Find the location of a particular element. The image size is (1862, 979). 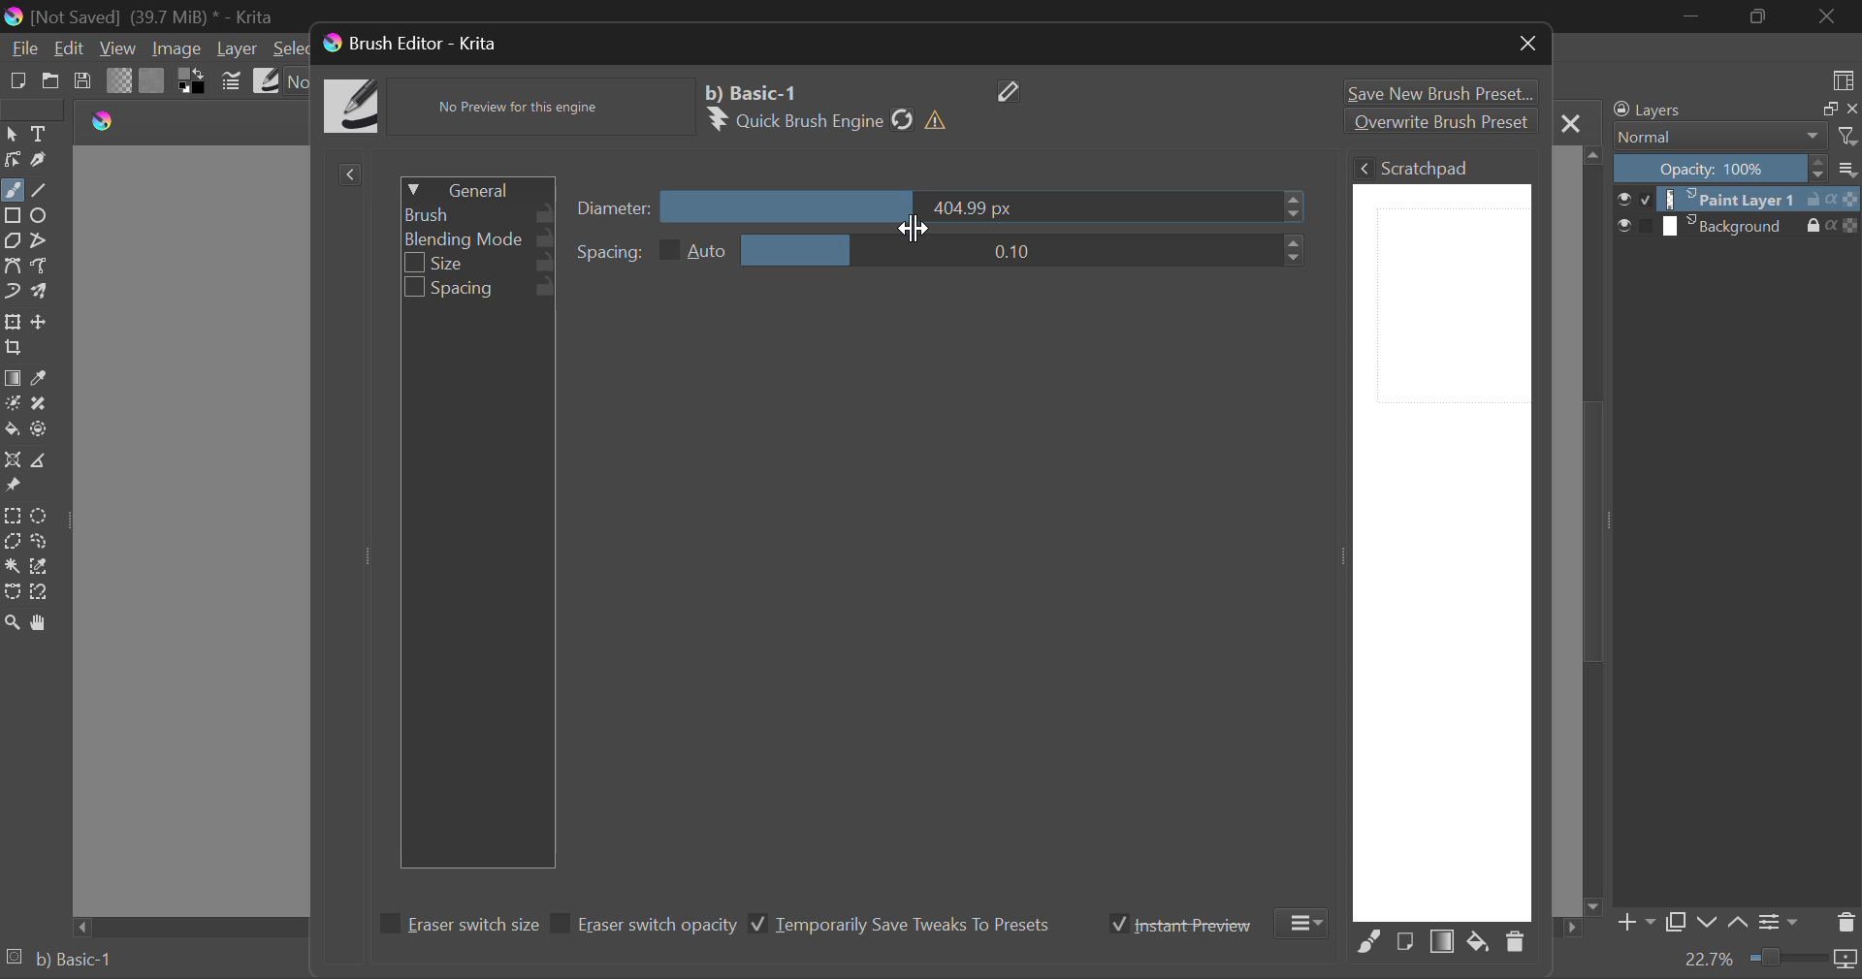

Scroll Bar is located at coordinates (1594, 529).